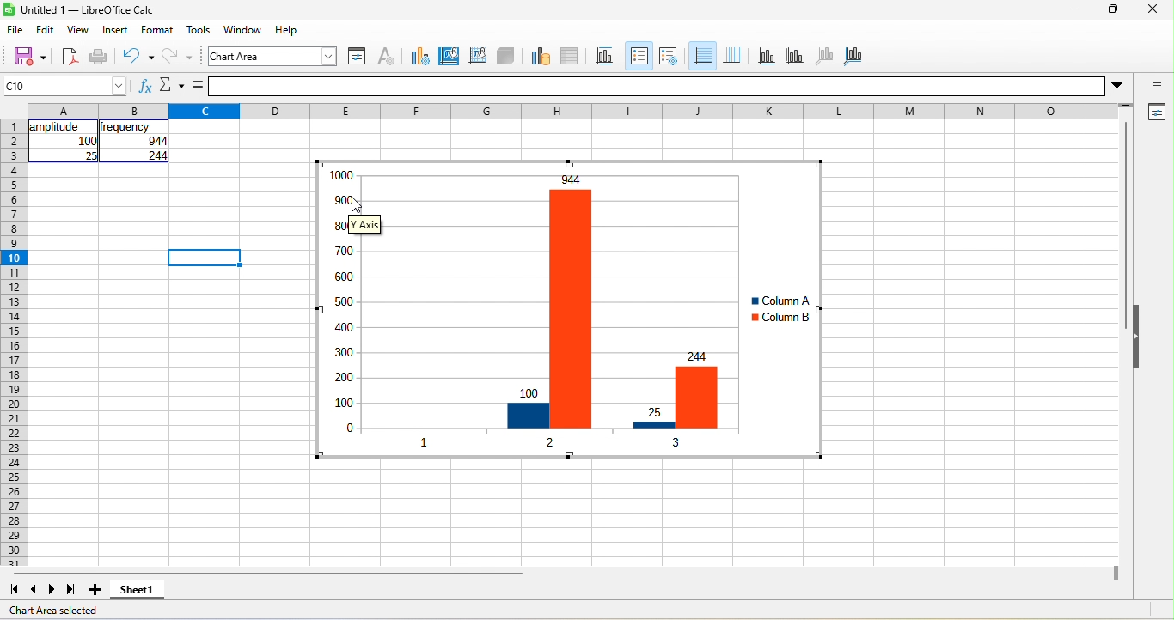  What do you see at coordinates (56, 127) in the screenshot?
I see `amplitude ` at bounding box center [56, 127].